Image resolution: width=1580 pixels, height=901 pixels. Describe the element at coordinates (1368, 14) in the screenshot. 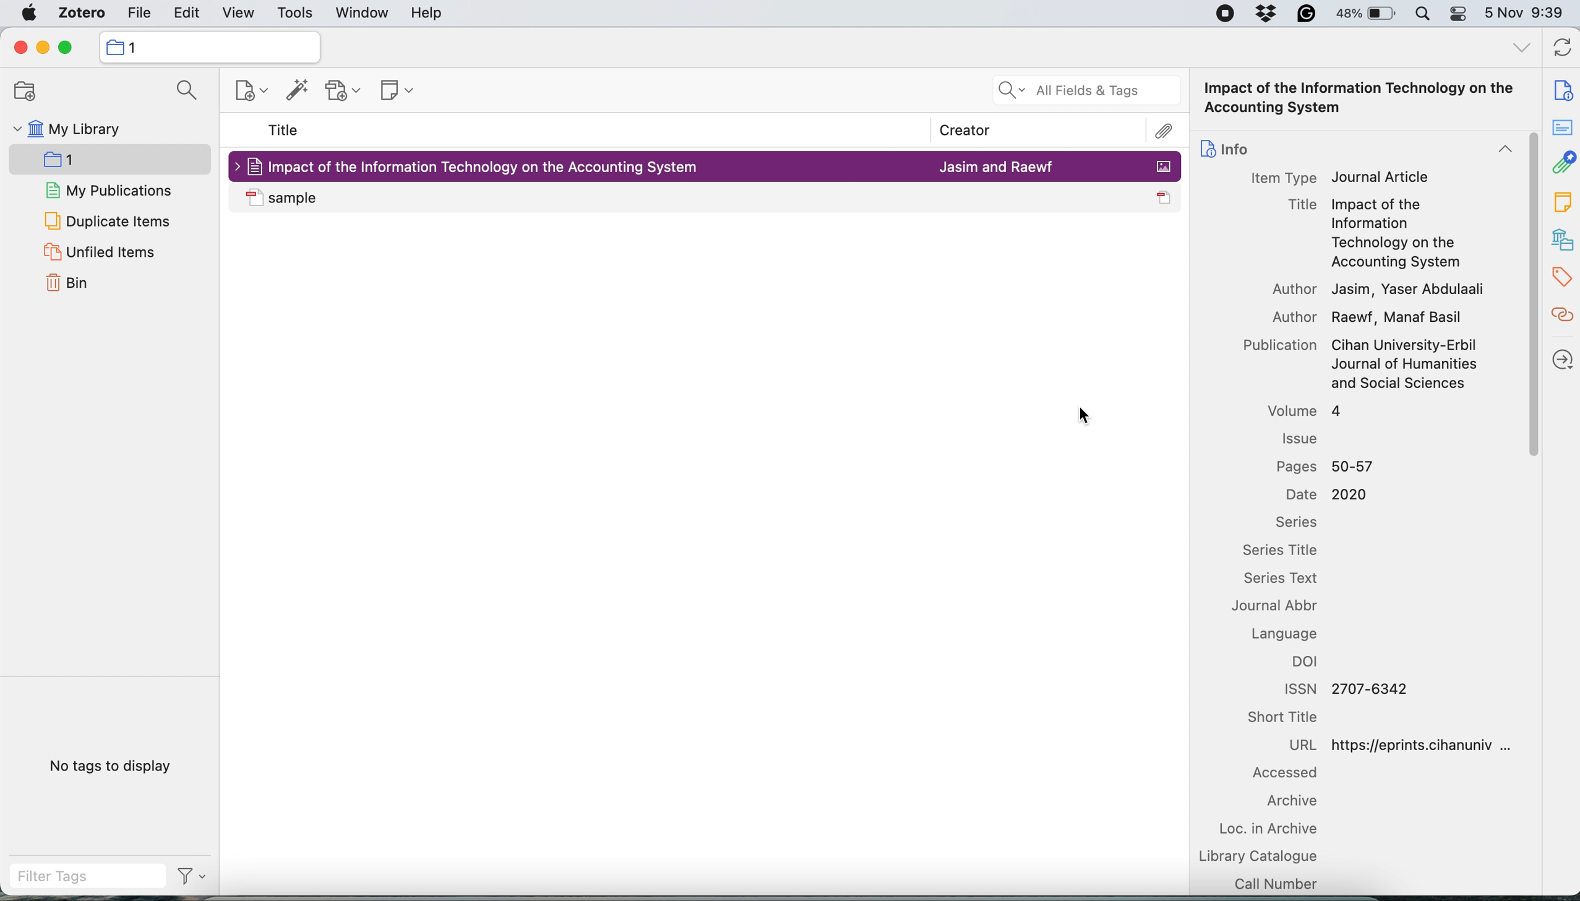

I see `48% battery` at that location.